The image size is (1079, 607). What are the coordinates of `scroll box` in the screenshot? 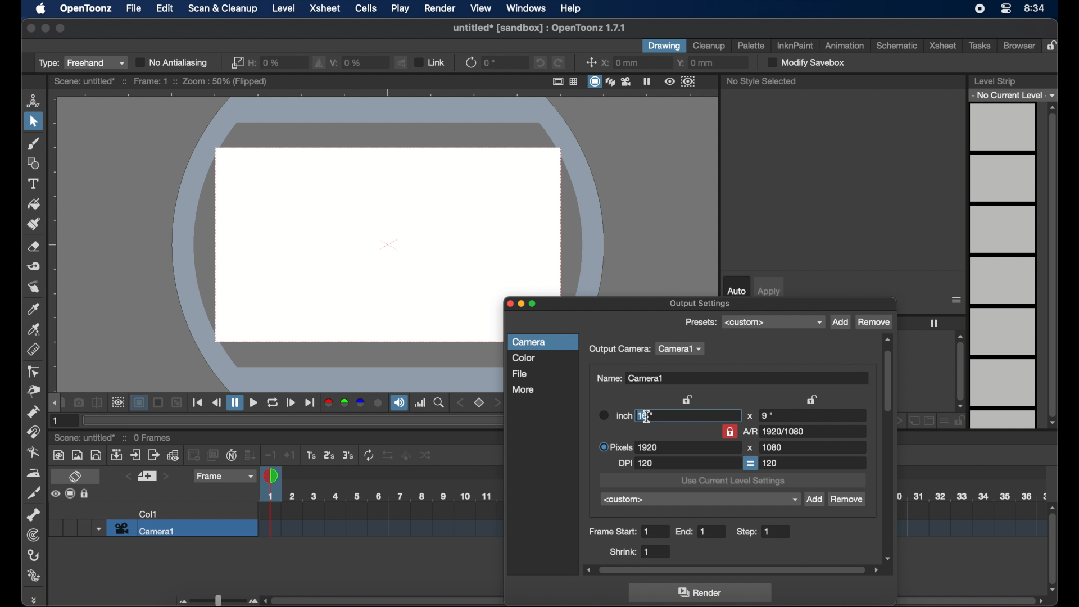 It's located at (1053, 265).